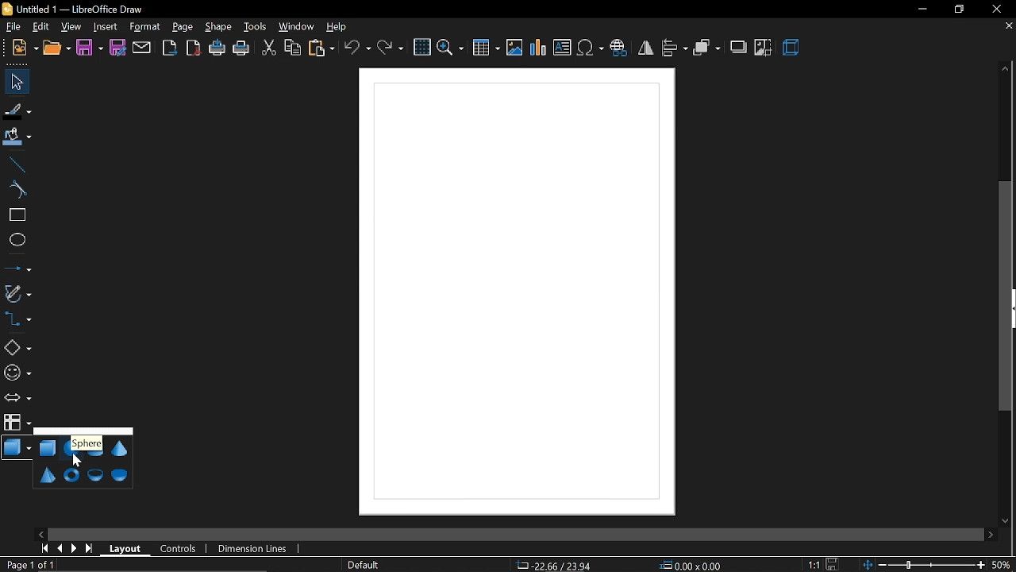 This screenshot has height=572, width=1016. I want to click on move right, so click(992, 534).